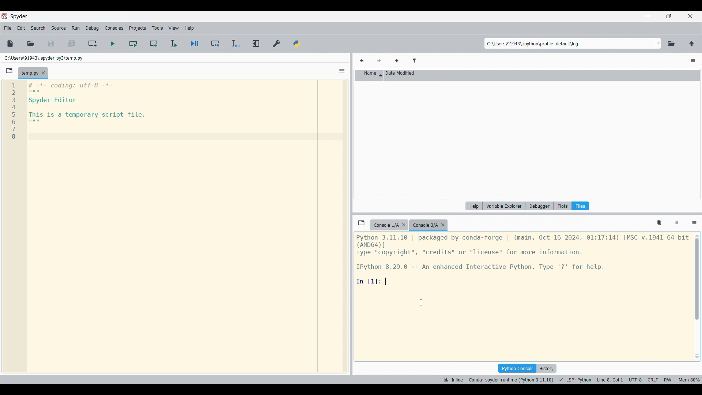 The height and width of the screenshot is (395, 702). What do you see at coordinates (571, 380) in the screenshot?
I see `Details of current code` at bounding box center [571, 380].